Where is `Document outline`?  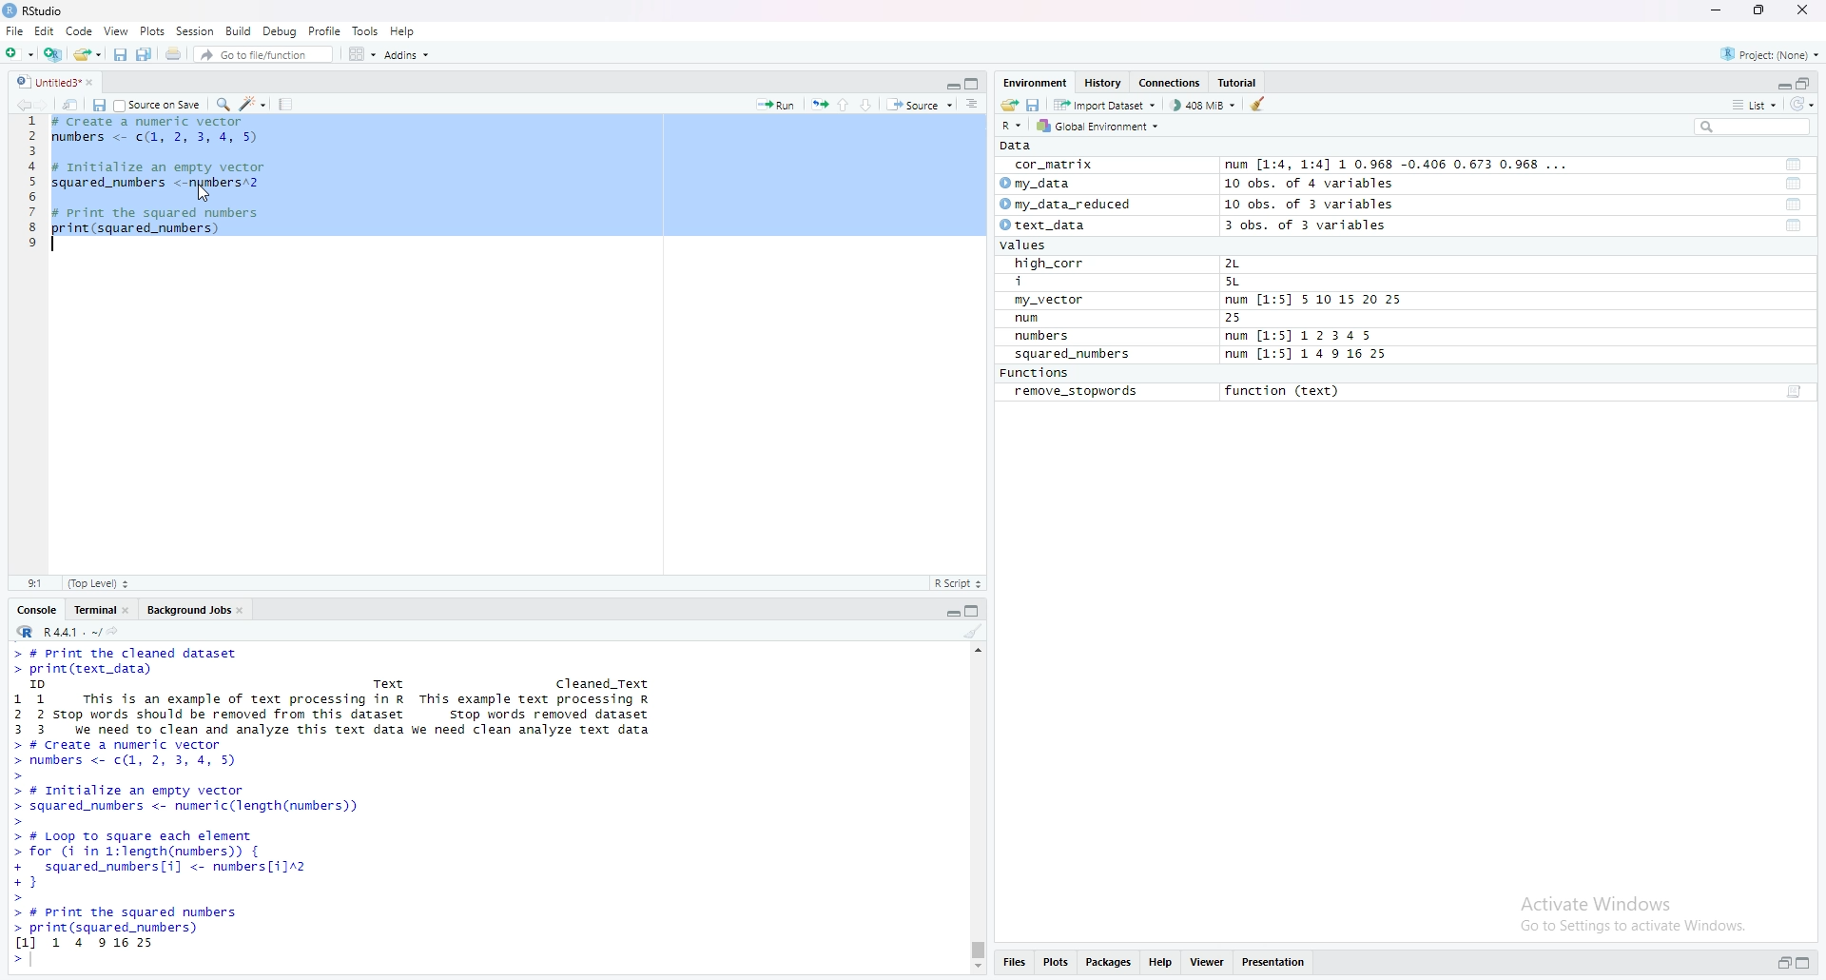 Document outline is located at coordinates (974, 104).